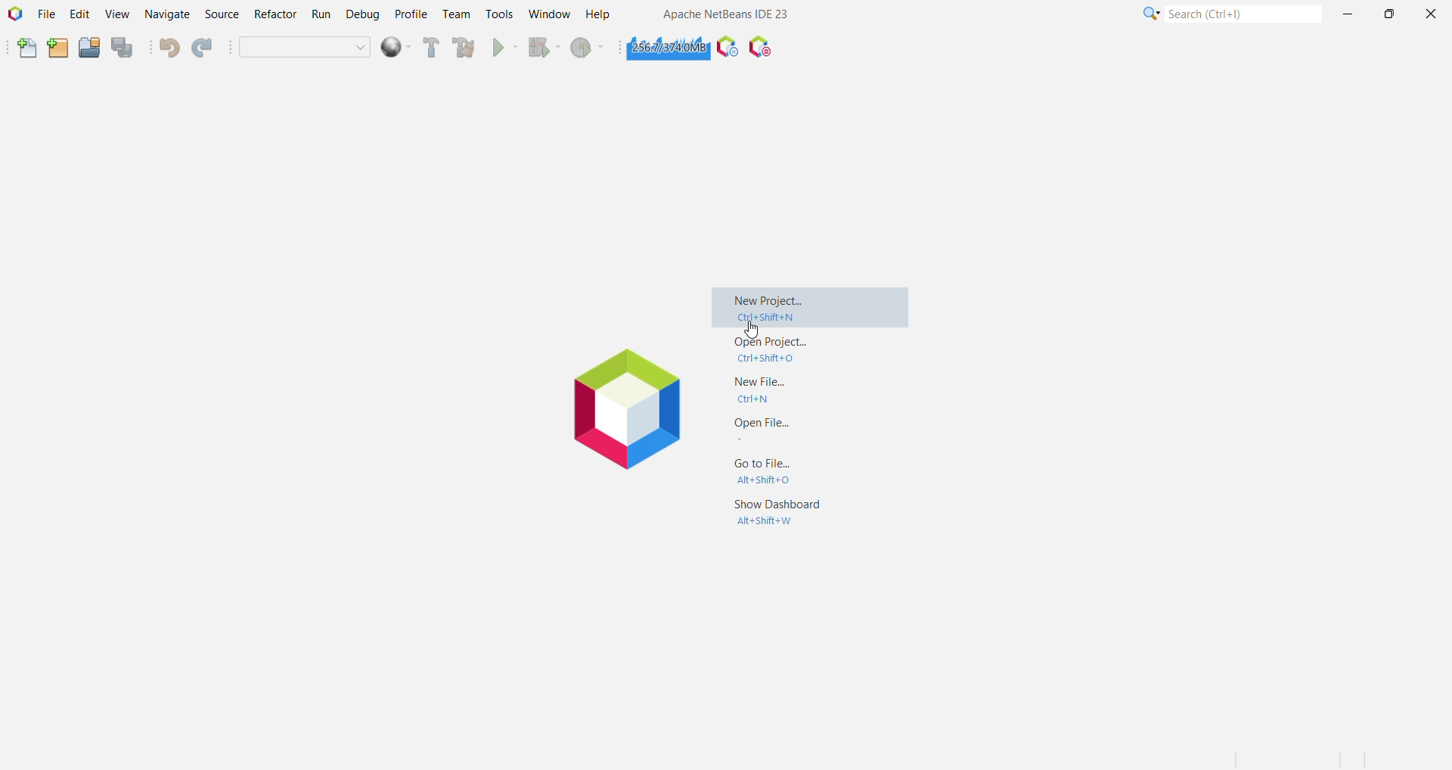 The width and height of the screenshot is (1452, 770). Describe the element at coordinates (499, 15) in the screenshot. I see `Tools` at that location.